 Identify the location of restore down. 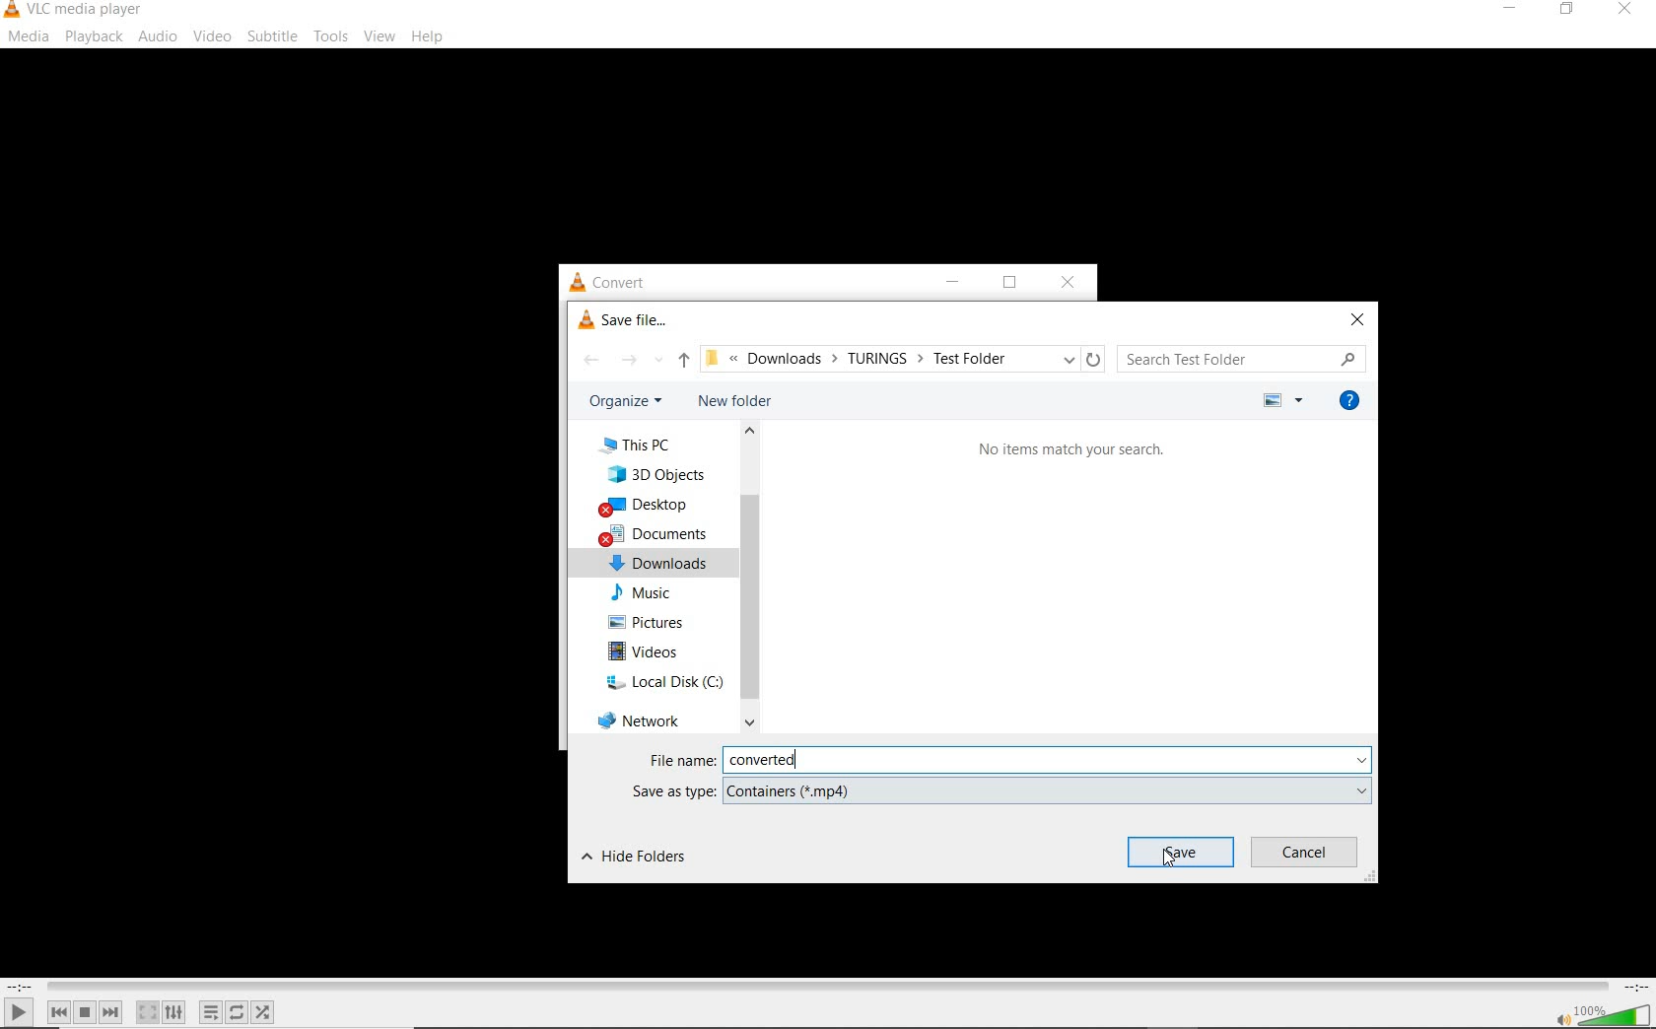
(1570, 10).